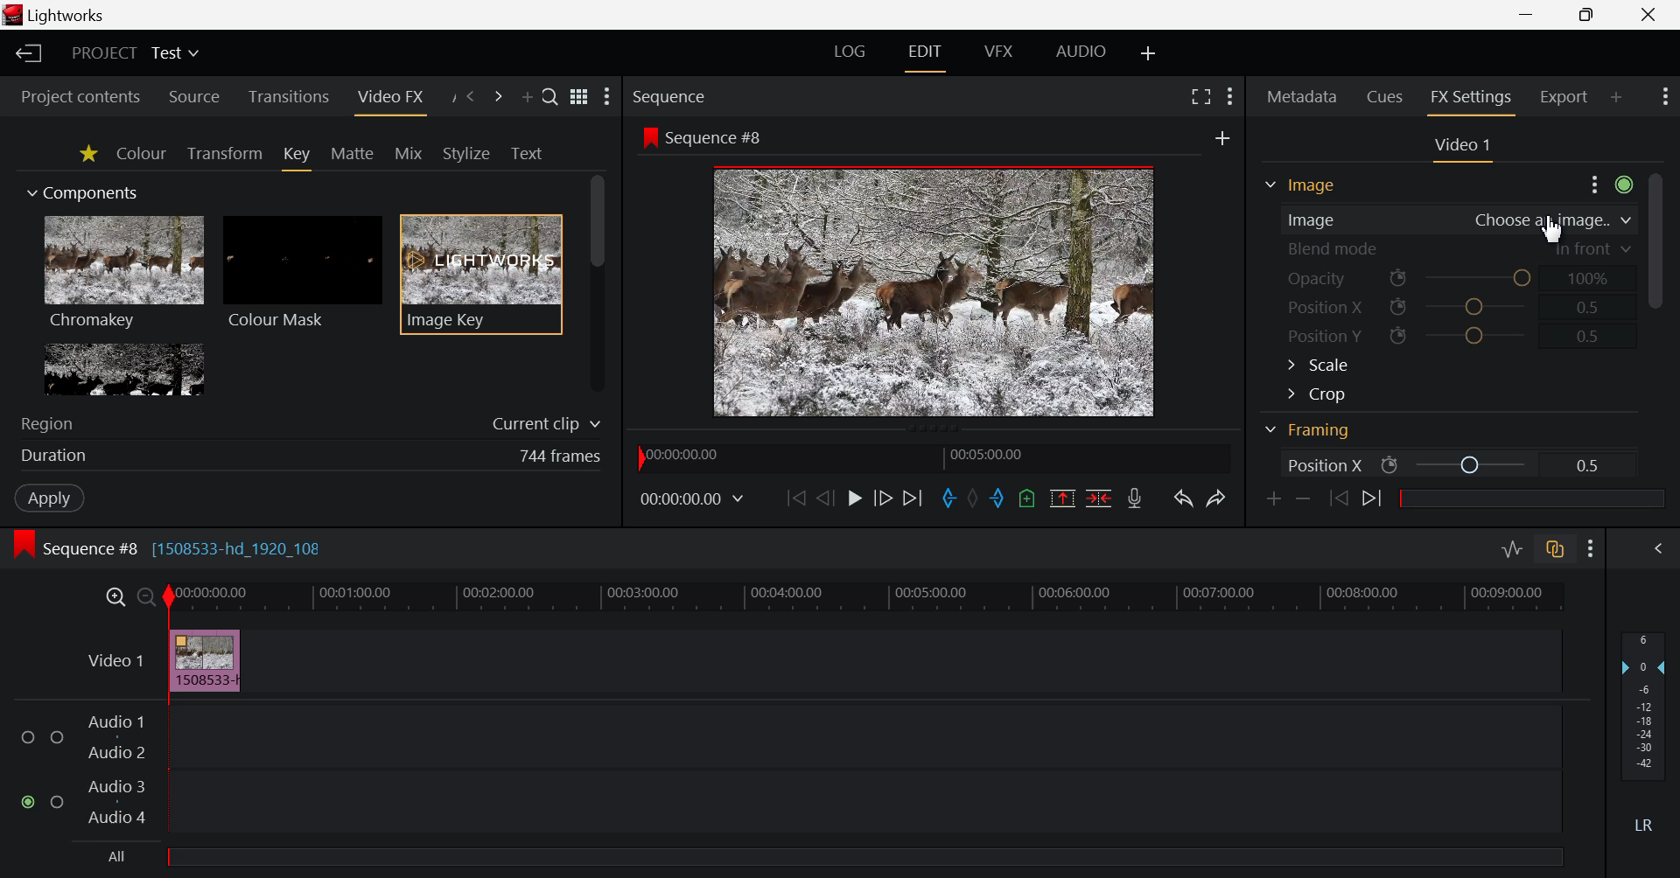  What do you see at coordinates (1648, 15) in the screenshot?
I see `Close` at bounding box center [1648, 15].